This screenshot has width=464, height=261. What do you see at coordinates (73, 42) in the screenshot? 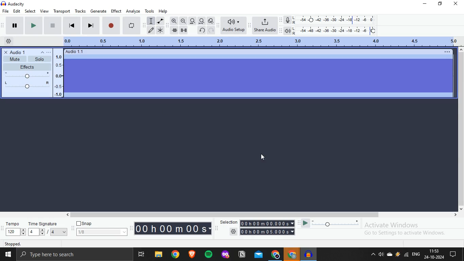
I see `0.0` at bounding box center [73, 42].